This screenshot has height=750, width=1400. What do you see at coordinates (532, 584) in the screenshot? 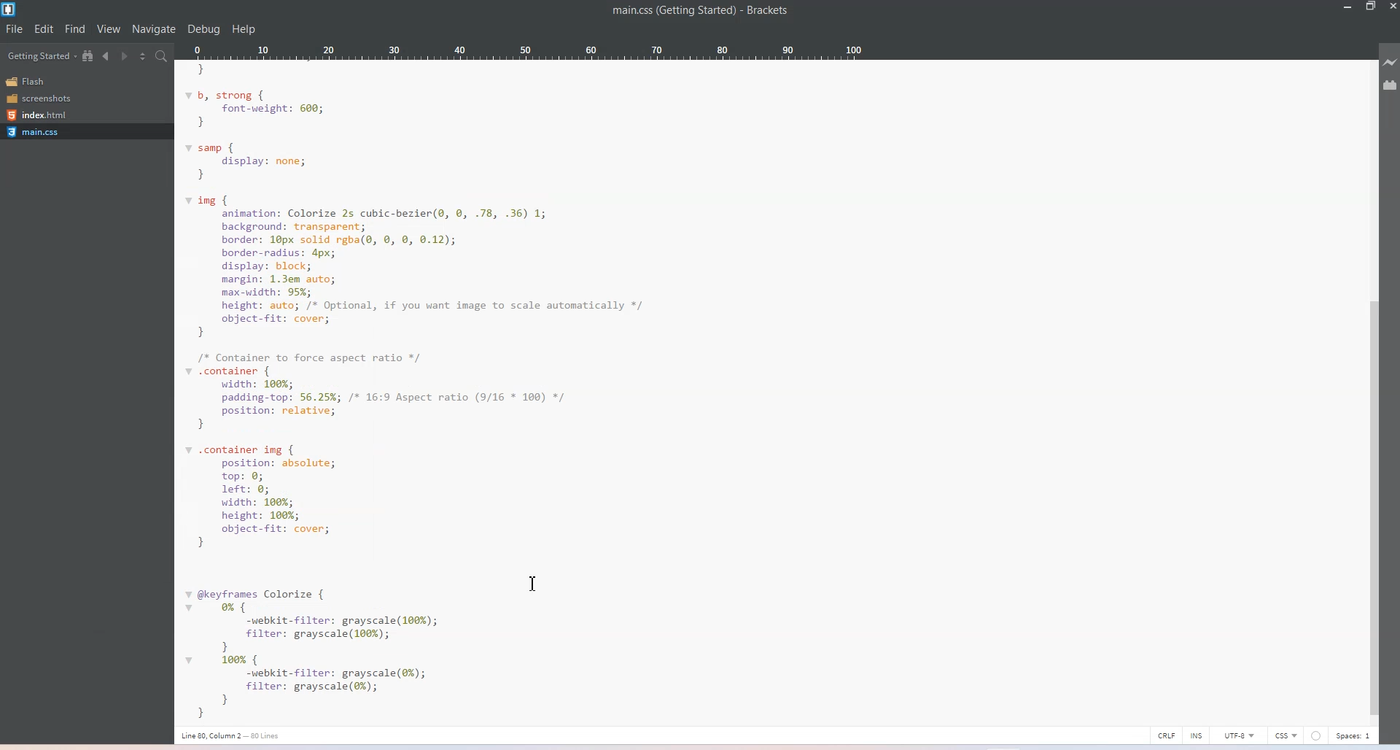
I see `Text Cursor` at bounding box center [532, 584].